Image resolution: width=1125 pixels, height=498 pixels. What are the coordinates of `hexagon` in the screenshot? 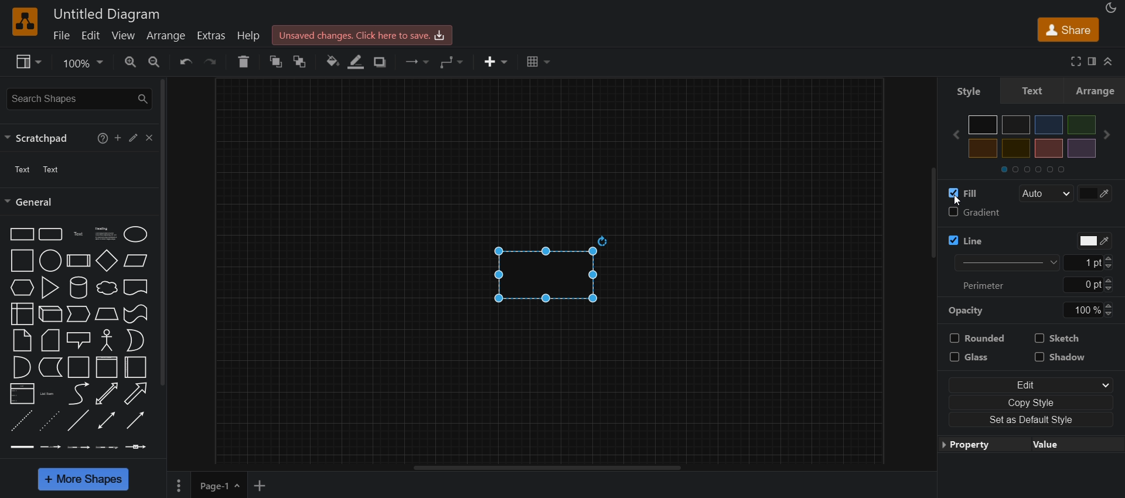 It's located at (21, 288).